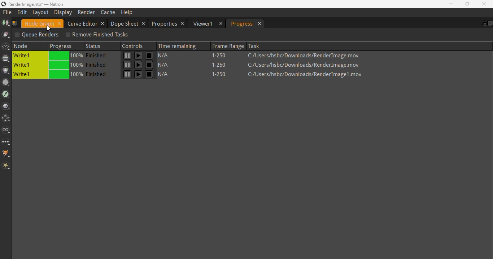  What do you see at coordinates (490, 23) in the screenshot?
I see `close pane` at bounding box center [490, 23].